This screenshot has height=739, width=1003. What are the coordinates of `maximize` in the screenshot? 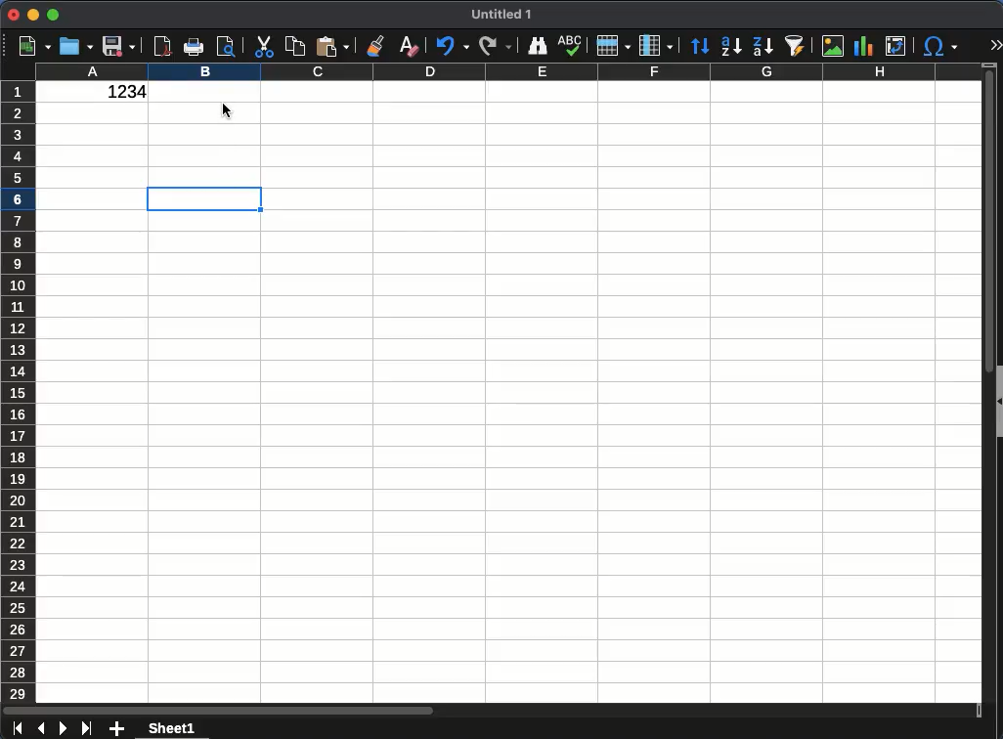 It's located at (53, 16).